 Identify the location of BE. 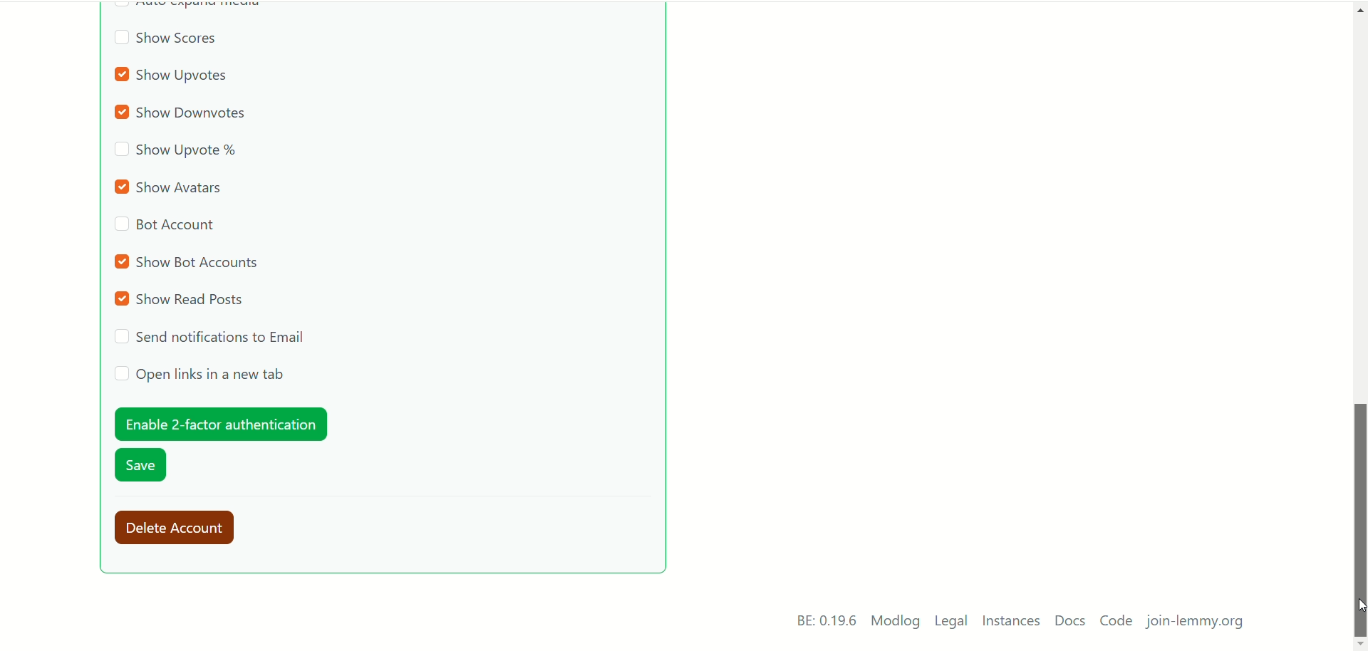
(824, 621).